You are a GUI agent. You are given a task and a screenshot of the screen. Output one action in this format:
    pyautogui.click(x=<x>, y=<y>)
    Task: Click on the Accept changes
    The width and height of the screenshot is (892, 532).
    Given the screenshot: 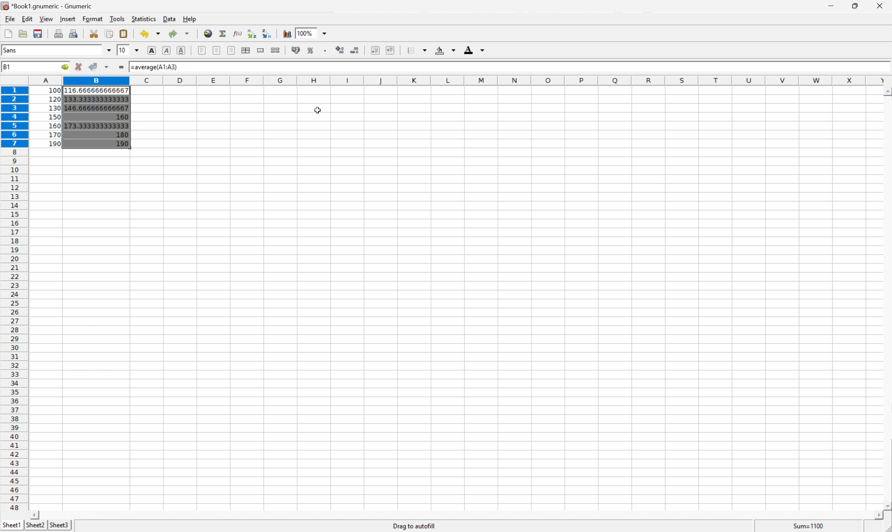 What is the action you would take?
    pyautogui.click(x=94, y=67)
    